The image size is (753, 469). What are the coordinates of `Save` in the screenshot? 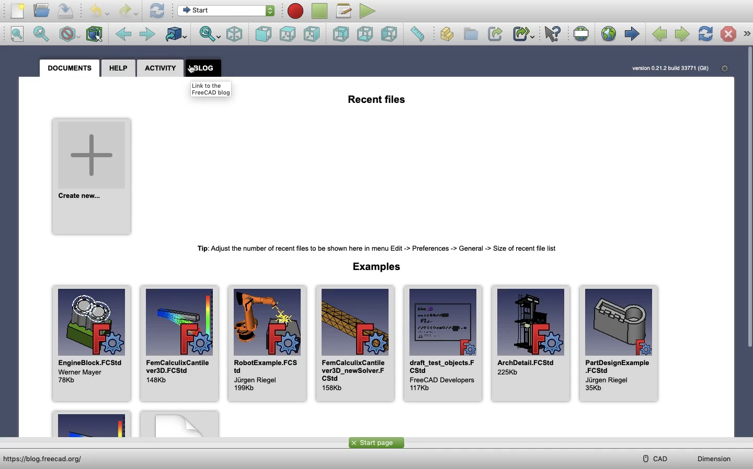 It's located at (65, 10).